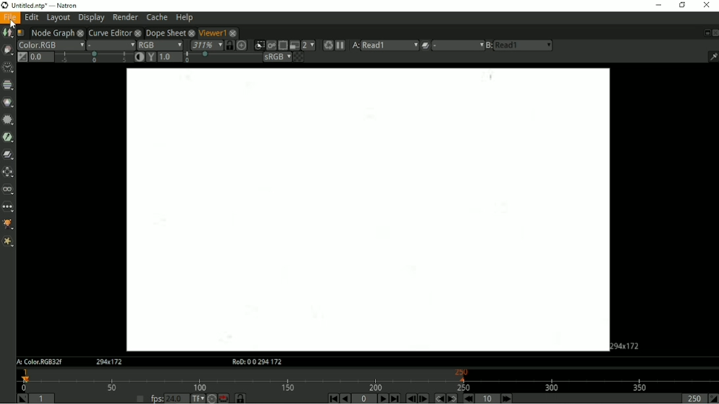 The width and height of the screenshot is (719, 404). I want to click on Scale down rendered image, so click(309, 45).